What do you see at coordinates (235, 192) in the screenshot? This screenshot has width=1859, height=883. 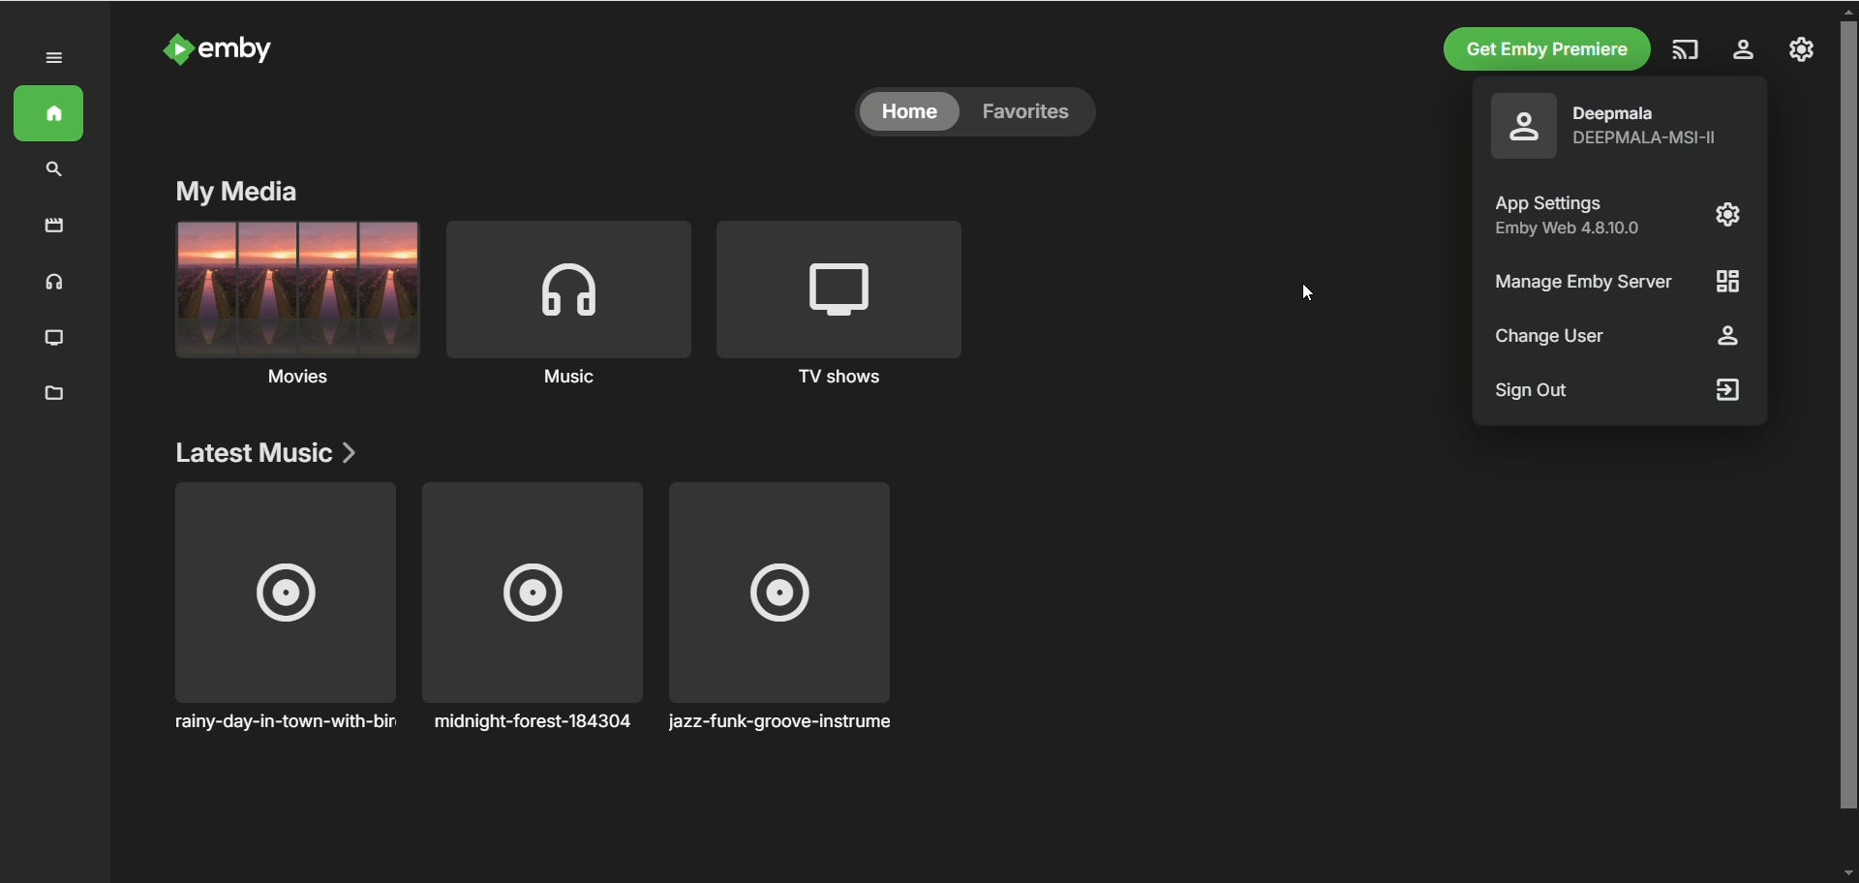 I see `my media` at bounding box center [235, 192].